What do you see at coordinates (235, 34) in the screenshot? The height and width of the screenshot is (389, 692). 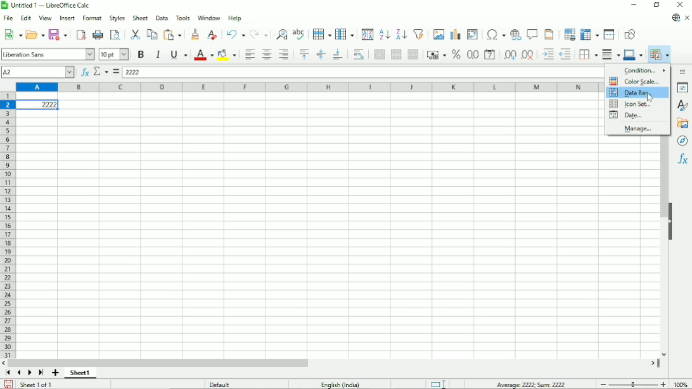 I see `Undo` at bounding box center [235, 34].